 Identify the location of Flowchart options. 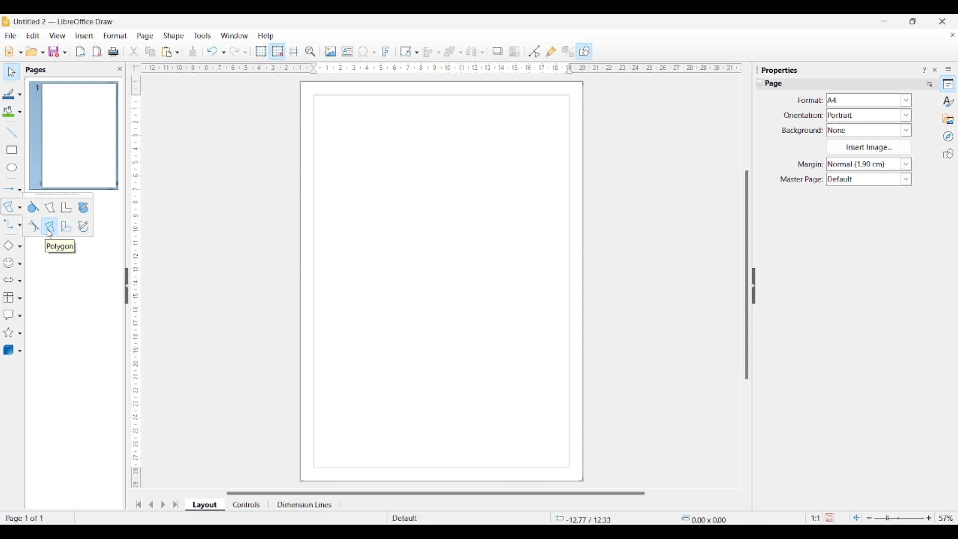
(20, 298).